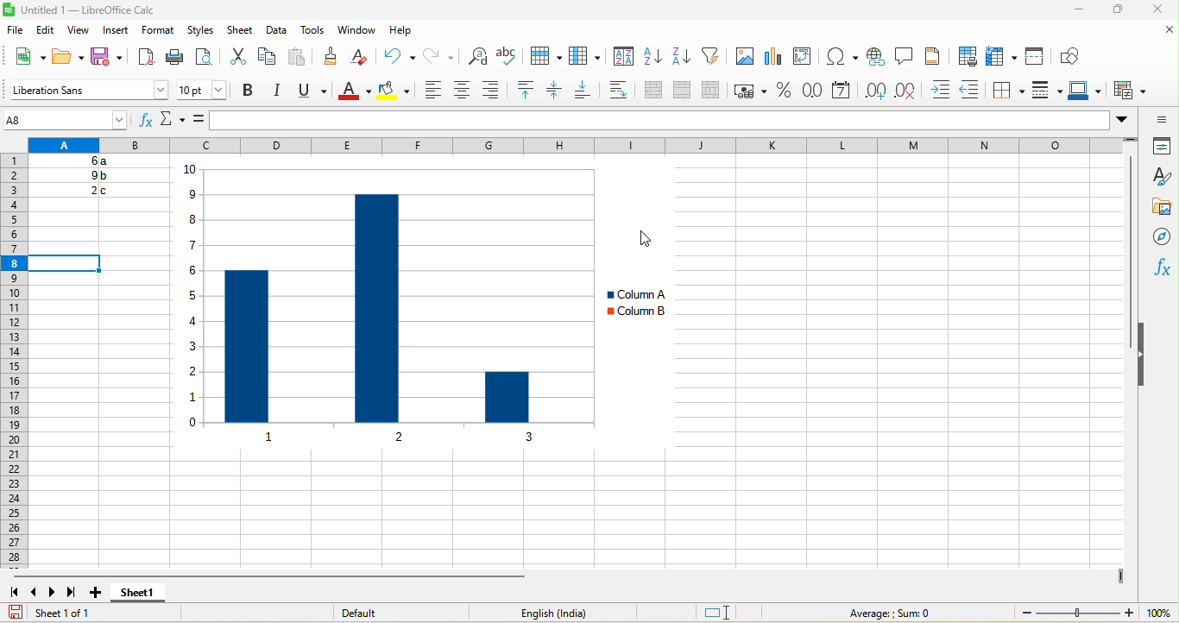  I want to click on merge cells, so click(683, 92).